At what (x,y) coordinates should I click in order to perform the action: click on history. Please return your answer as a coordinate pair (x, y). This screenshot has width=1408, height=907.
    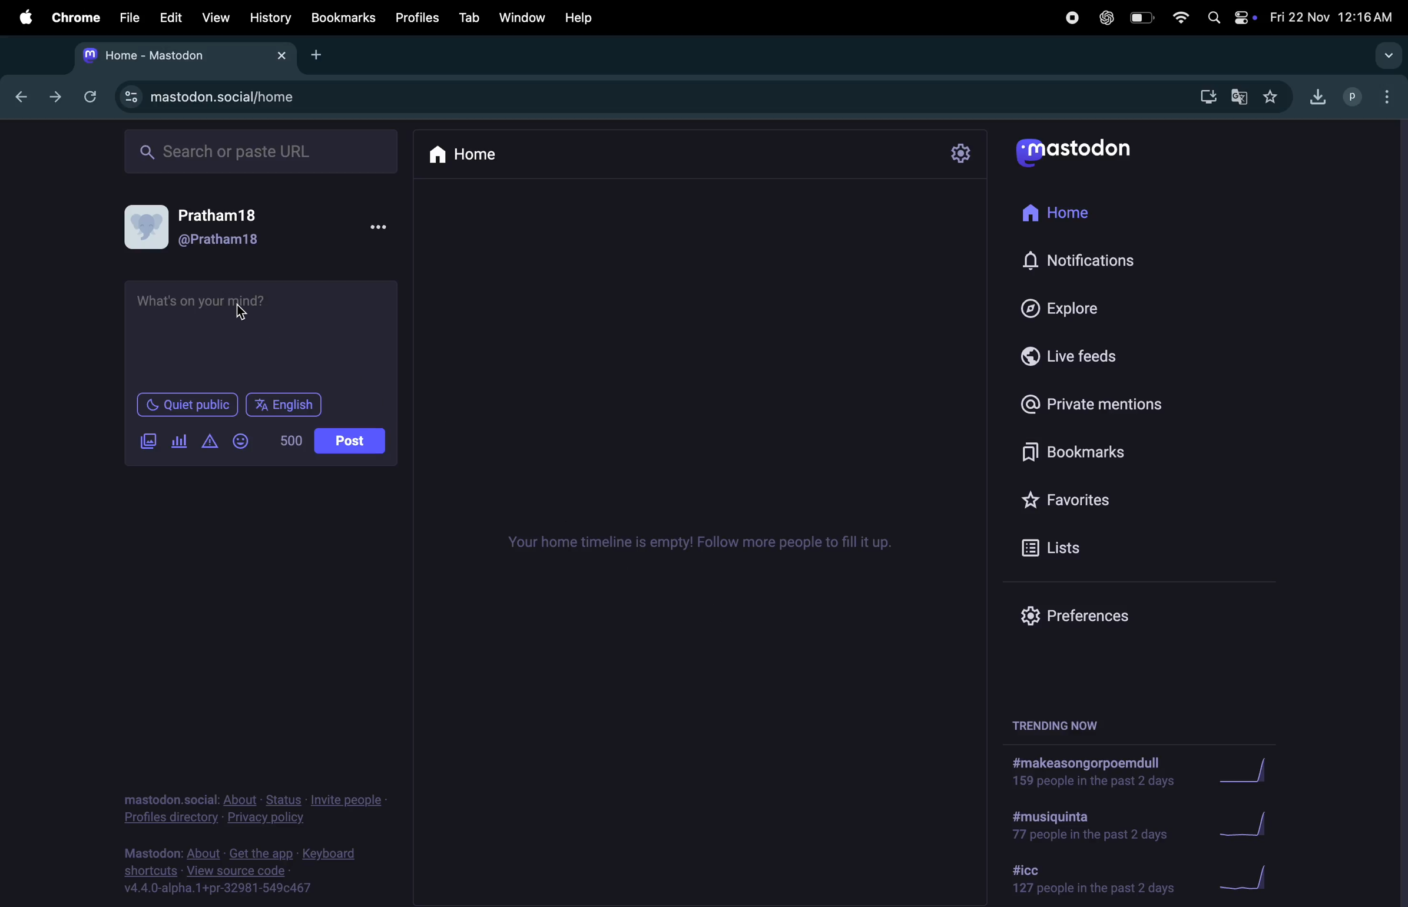
    Looking at the image, I should click on (271, 18).